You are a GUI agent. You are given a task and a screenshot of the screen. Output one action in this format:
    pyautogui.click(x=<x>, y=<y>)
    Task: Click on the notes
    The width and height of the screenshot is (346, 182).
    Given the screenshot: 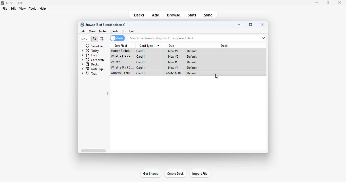 What is the action you would take?
    pyautogui.click(x=103, y=32)
    